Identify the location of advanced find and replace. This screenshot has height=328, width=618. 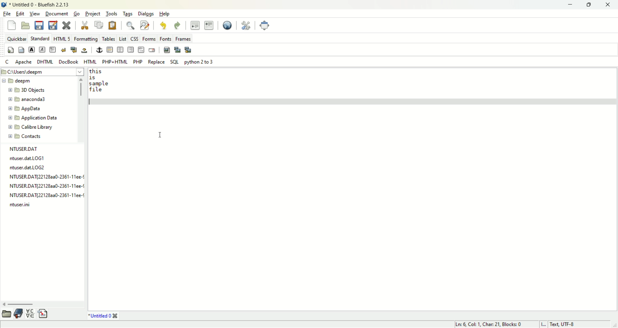
(145, 25).